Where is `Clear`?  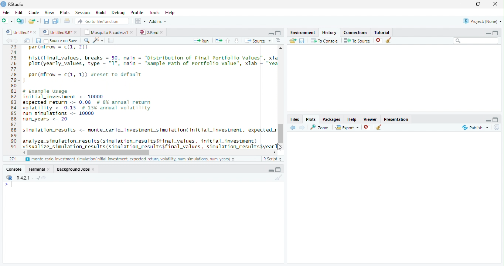
Clear is located at coordinates (277, 178).